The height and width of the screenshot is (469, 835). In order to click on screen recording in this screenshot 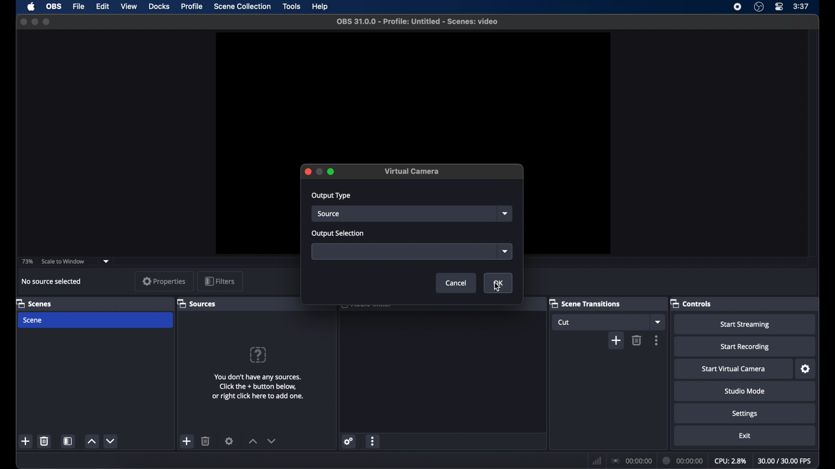, I will do `click(738, 7)`.